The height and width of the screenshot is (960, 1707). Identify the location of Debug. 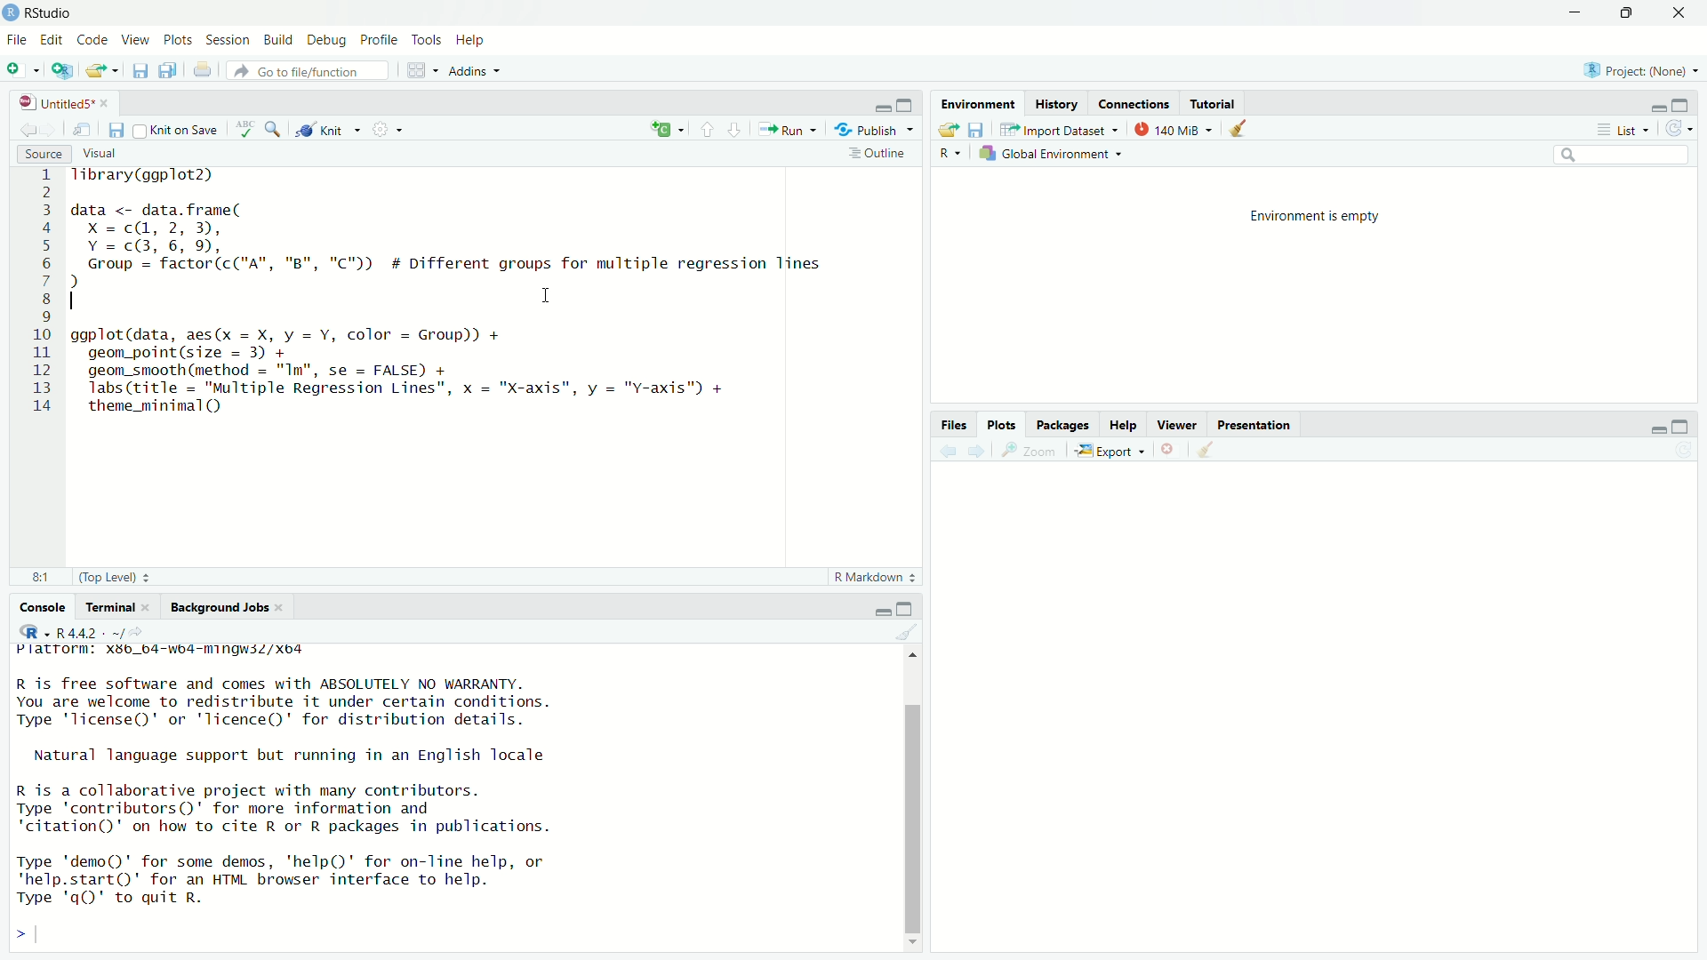
(325, 41).